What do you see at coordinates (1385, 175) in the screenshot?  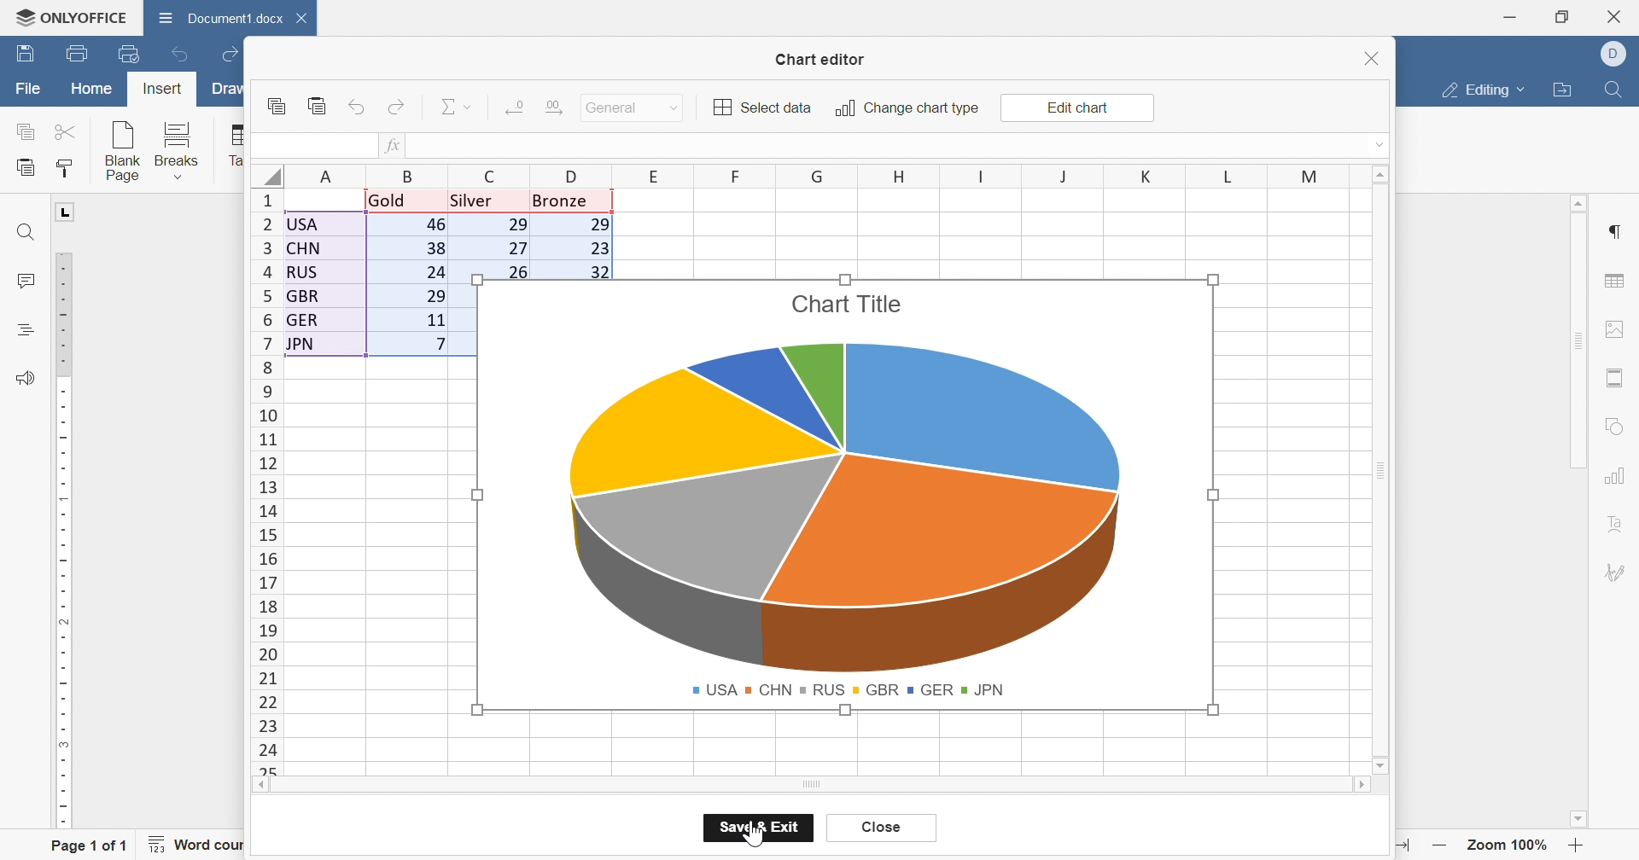 I see `Scroll up` at bounding box center [1385, 175].